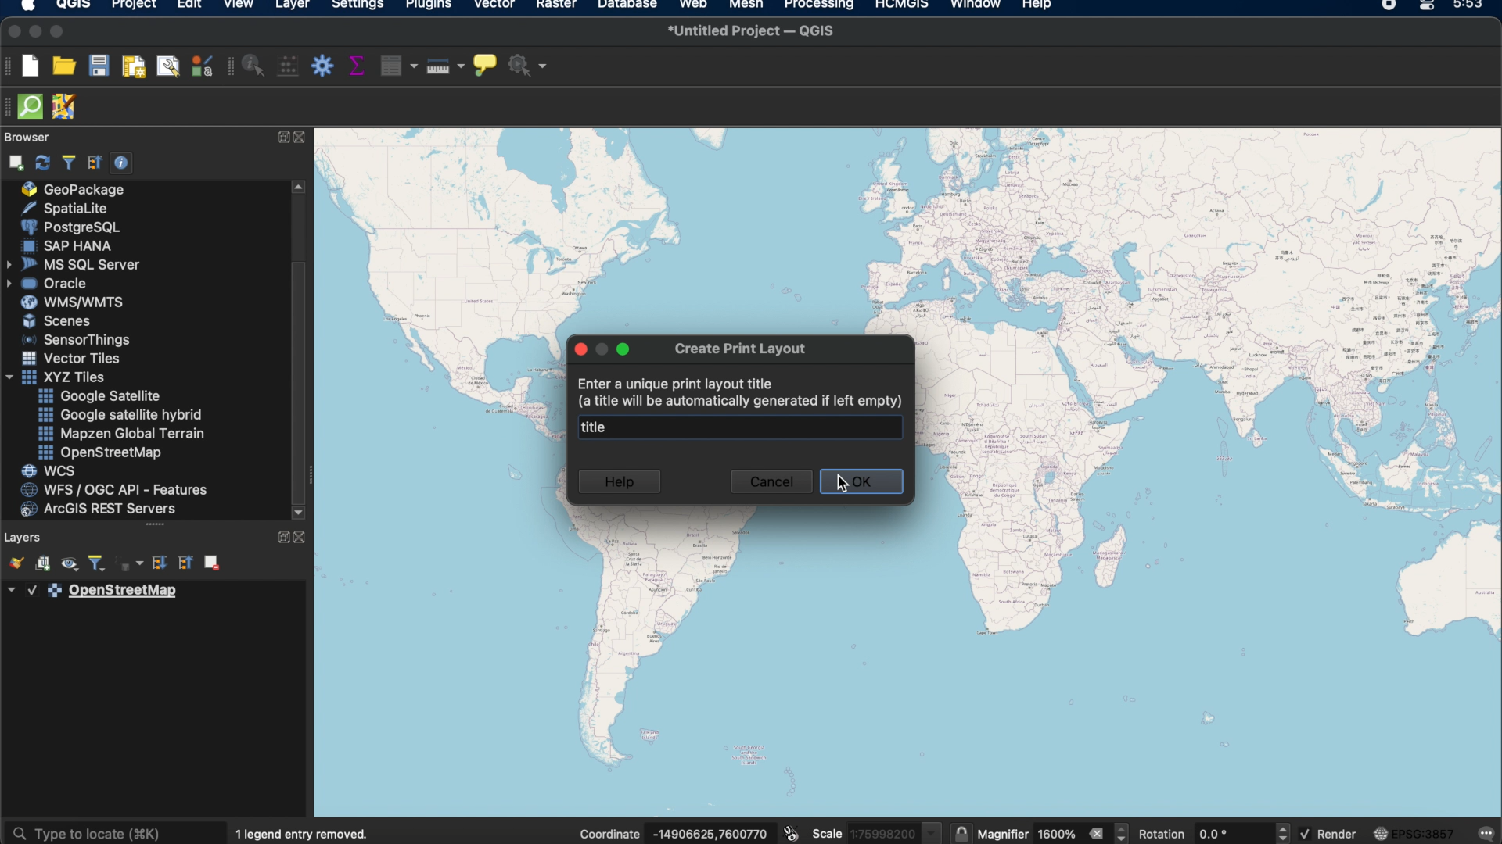  Describe the element at coordinates (71, 564) in the screenshot. I see `manage map themes` at that location.